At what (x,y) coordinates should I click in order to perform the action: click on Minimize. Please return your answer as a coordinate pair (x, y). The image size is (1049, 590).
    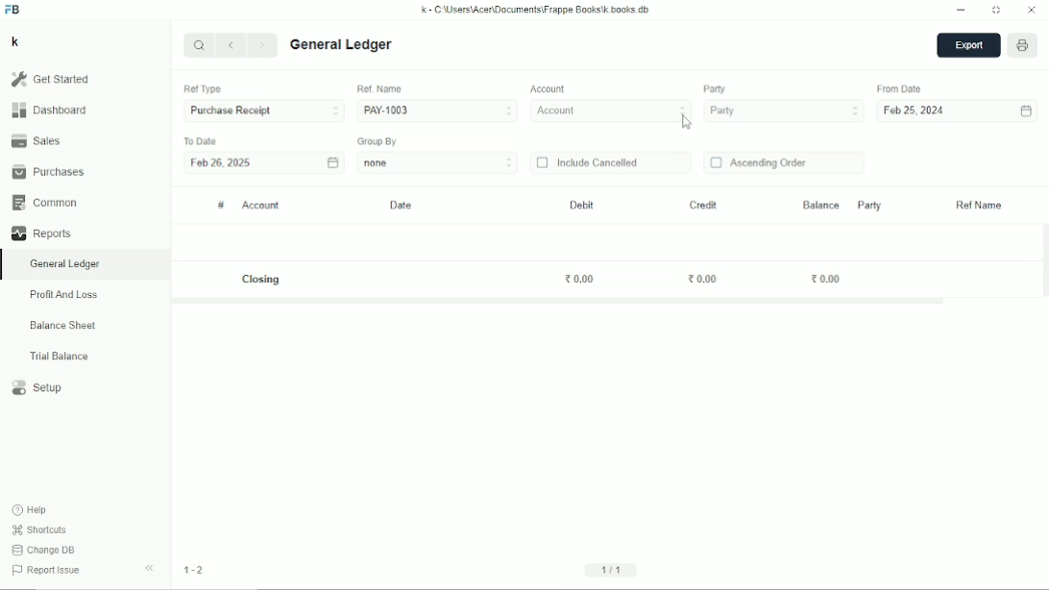
    Looking at the image, I should click on (962, 11).